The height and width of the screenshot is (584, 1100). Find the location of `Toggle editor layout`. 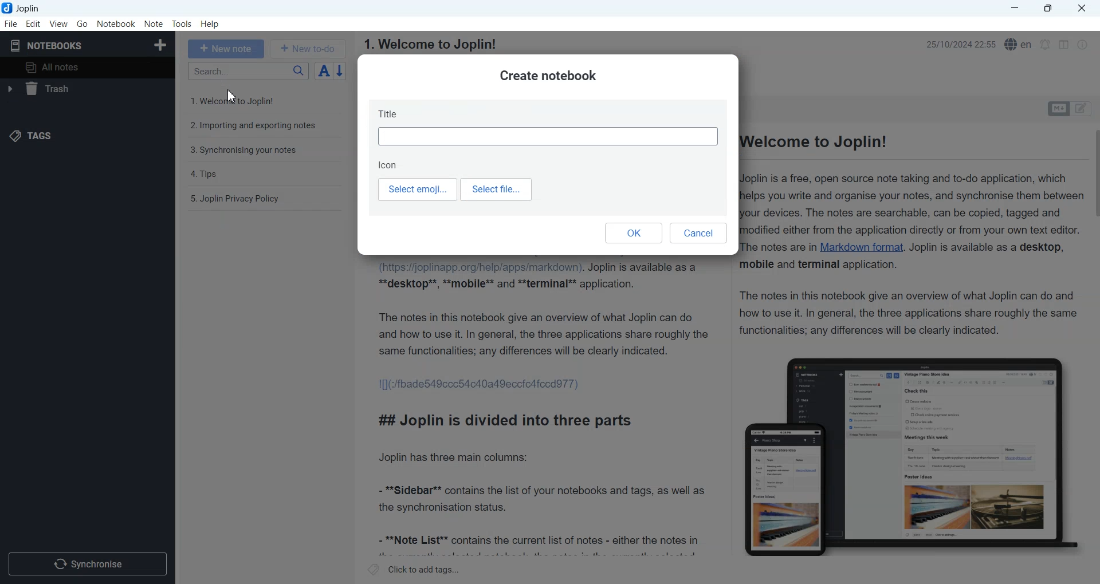

Toggle editor layout is located at coordinates (1063, 45).